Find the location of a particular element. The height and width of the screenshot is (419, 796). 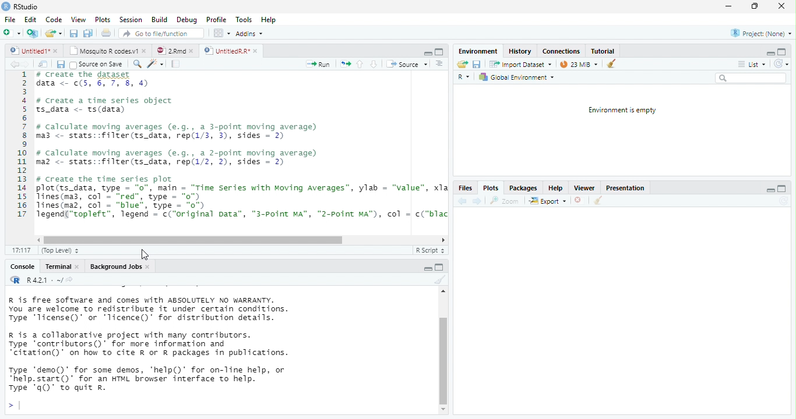

Hep is located at coordinates (268, 20).